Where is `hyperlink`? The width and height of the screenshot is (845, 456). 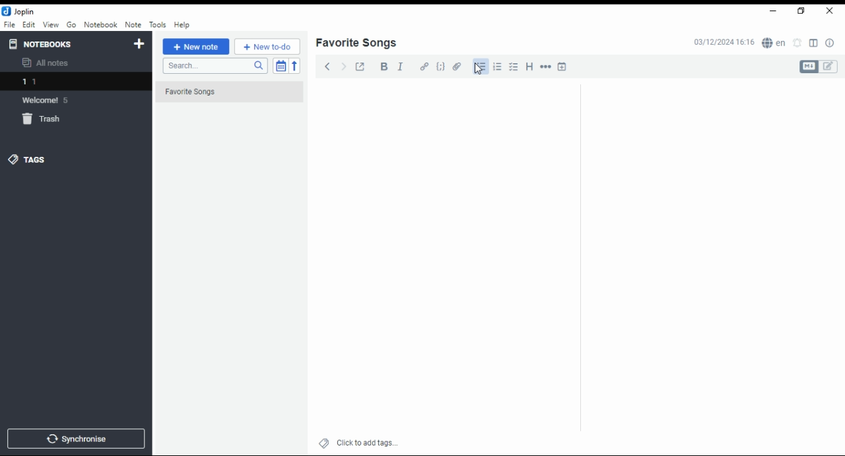
hyperlink is located at coordinates (424, 66).